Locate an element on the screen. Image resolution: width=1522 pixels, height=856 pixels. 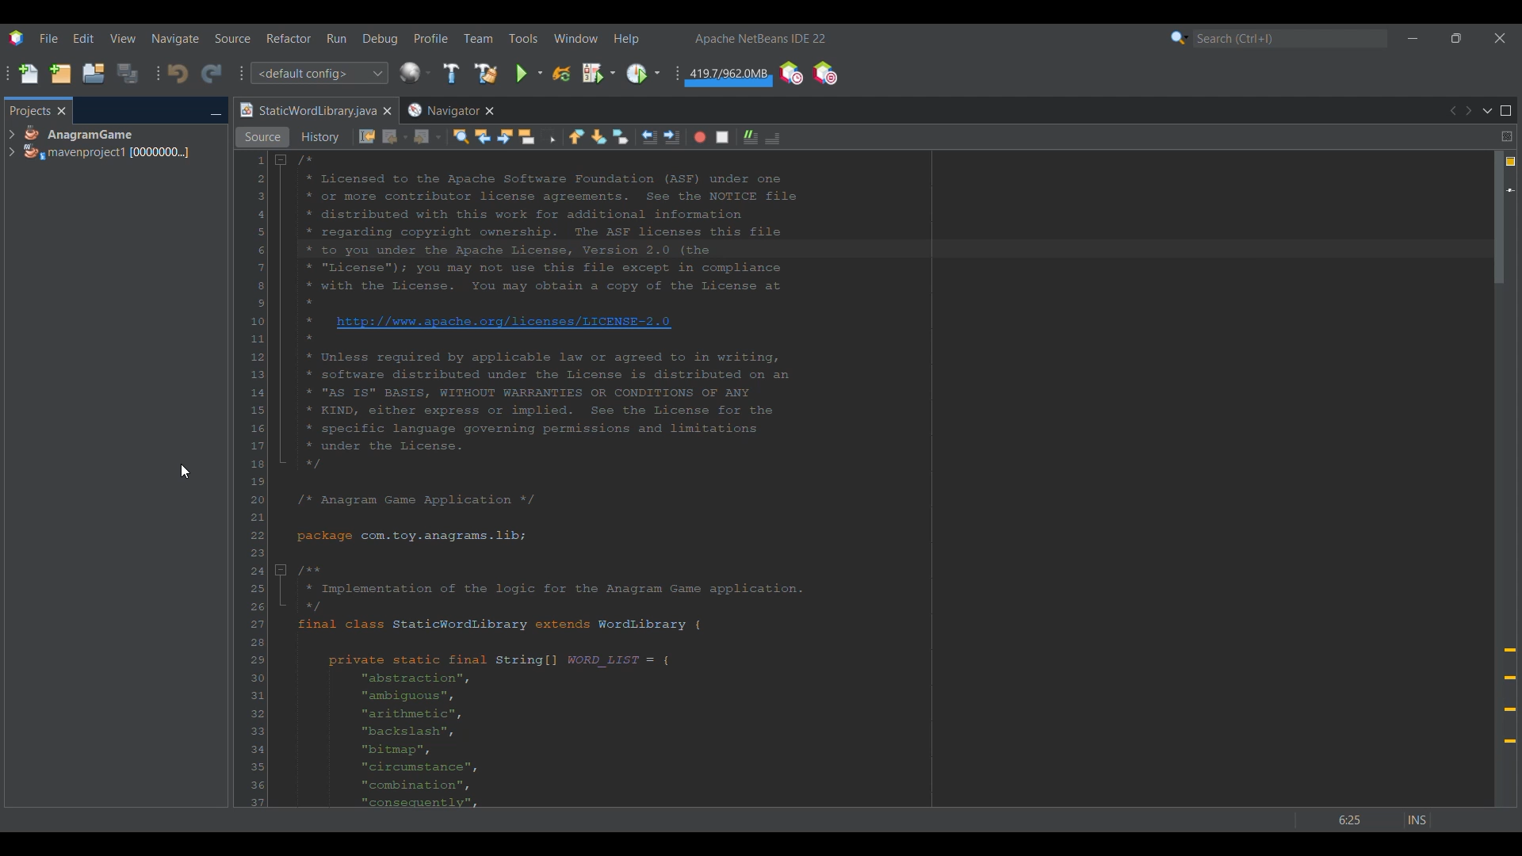
Open project is located at coordinates (94, 73).